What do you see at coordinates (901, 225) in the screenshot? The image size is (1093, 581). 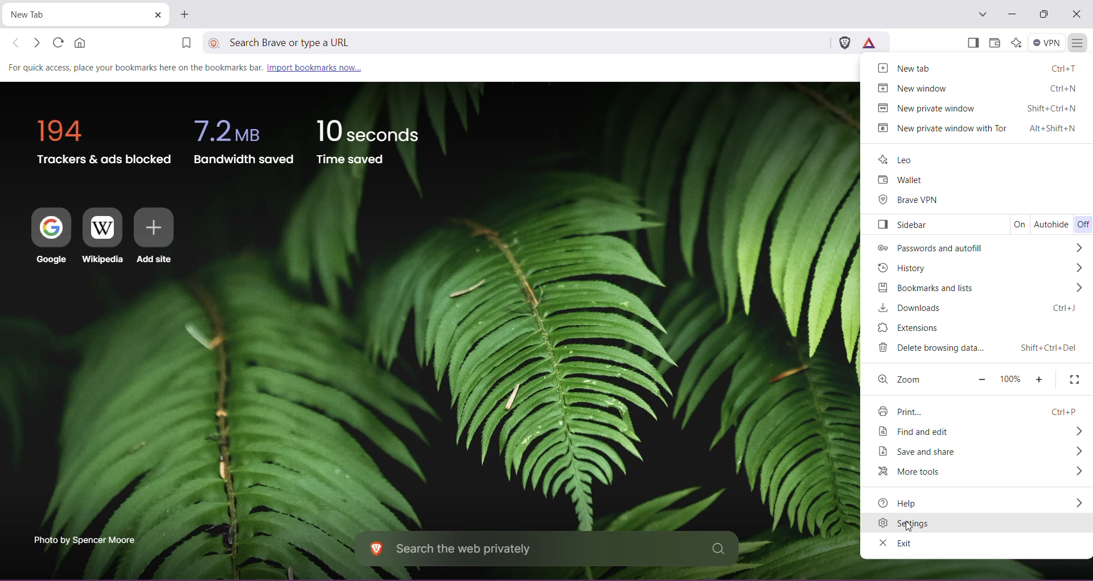 I see `Sidebar` at bounding box center [901, 225].